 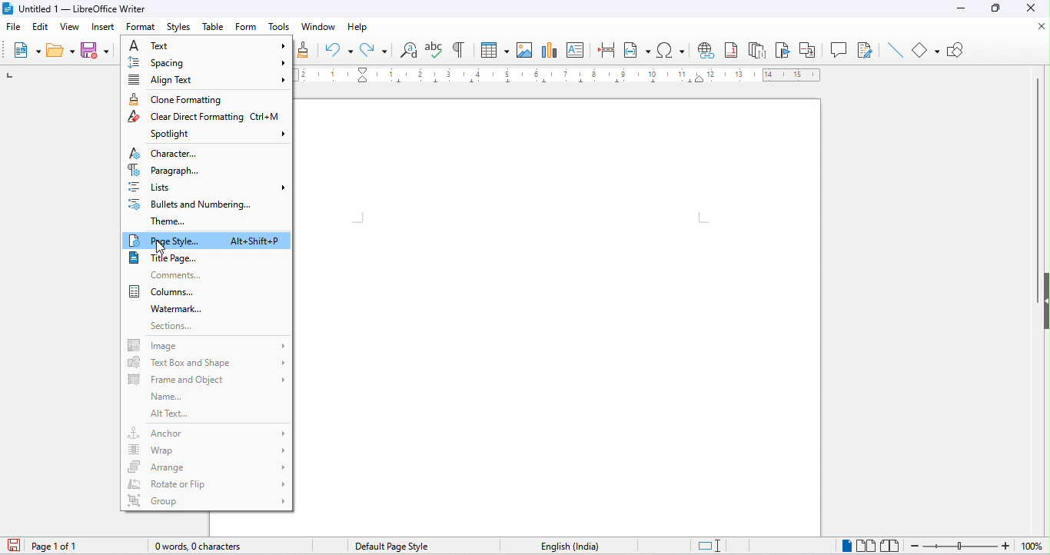 What do you see at coordinates (317, 27) in the screenshot?
I see `window` at bounding box center [317, 27].